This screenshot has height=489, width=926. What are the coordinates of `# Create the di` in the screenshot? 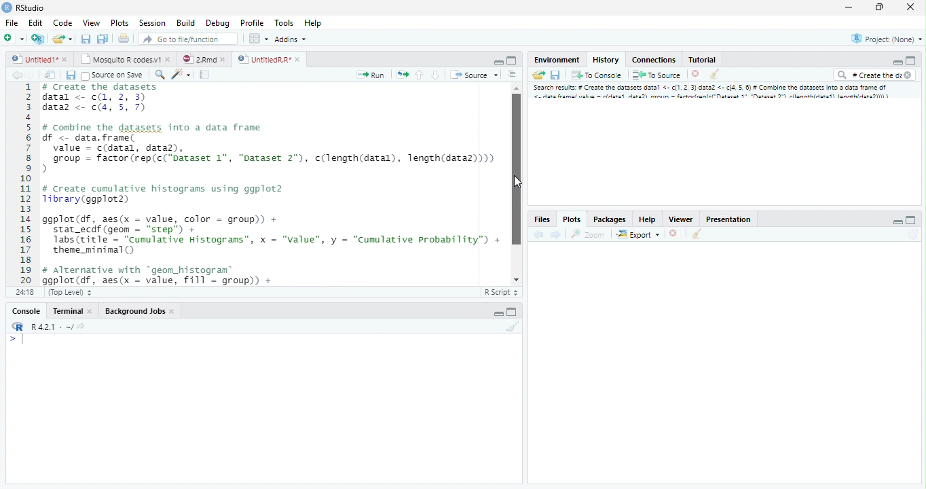 It's located at (873, 76).